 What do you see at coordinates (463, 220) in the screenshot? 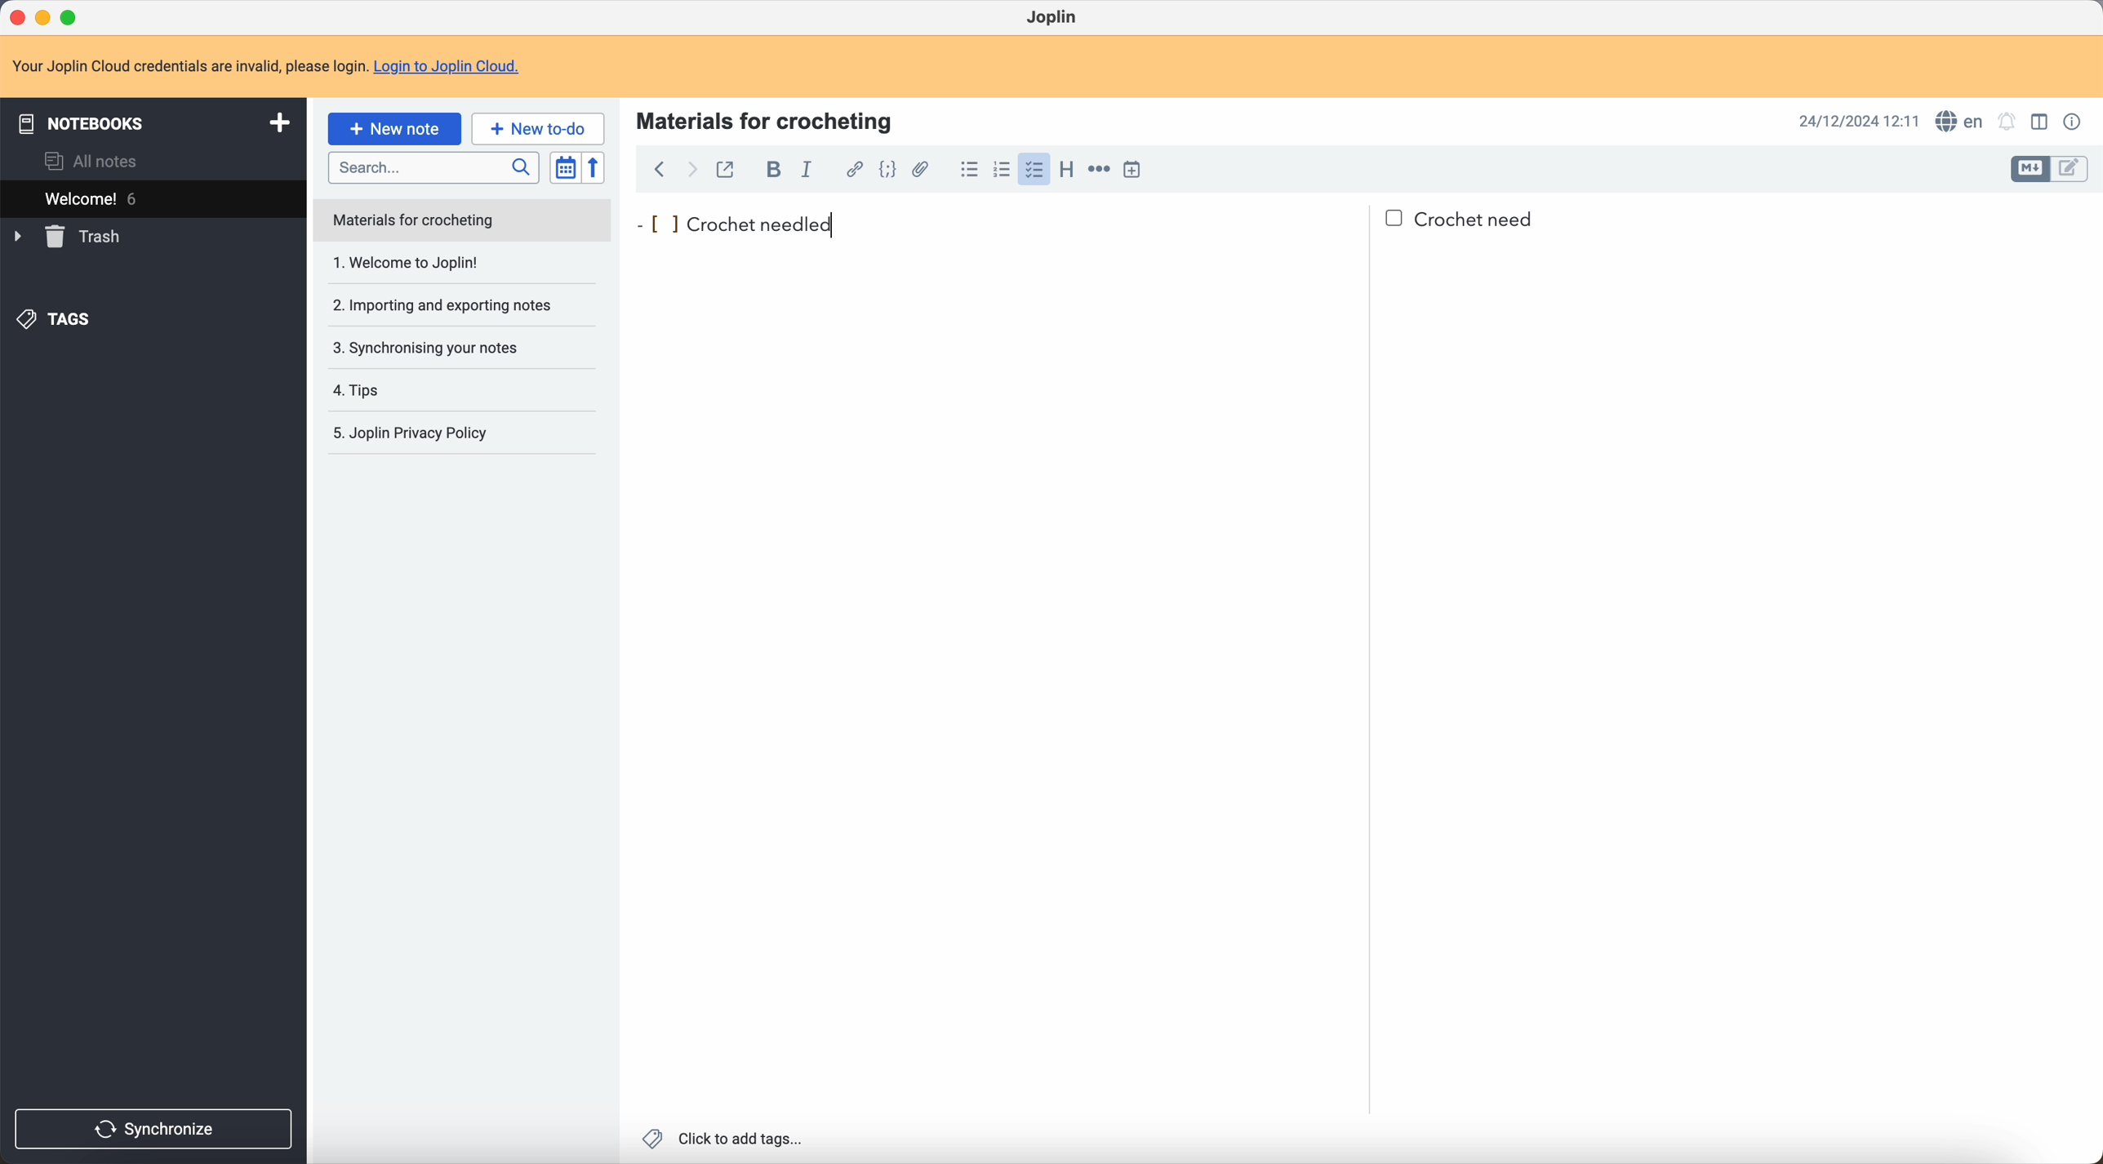
I see `note` at bounding box center [463, 220].